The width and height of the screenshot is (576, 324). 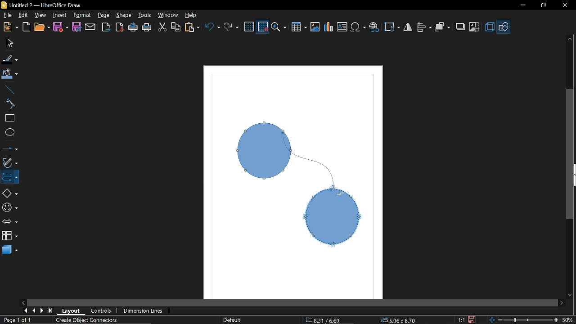 I want to click on Restore down, so click(x=543, y=6).